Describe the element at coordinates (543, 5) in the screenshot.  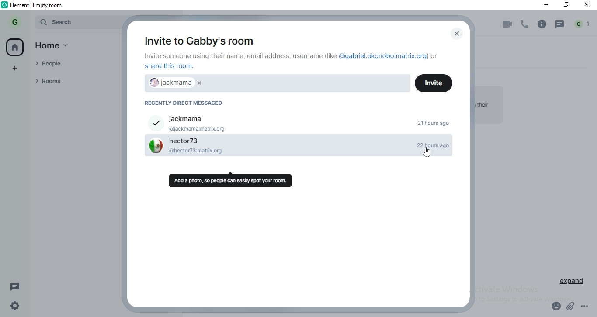
I see `minimise` at that location.